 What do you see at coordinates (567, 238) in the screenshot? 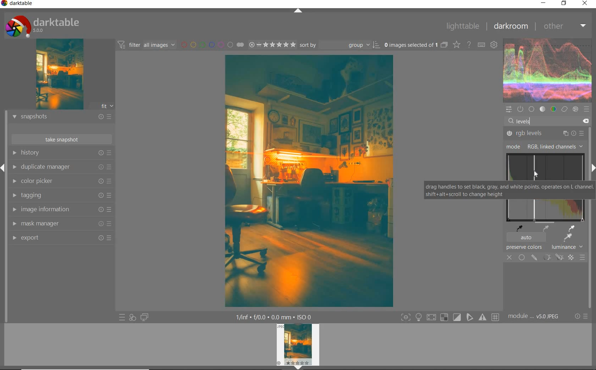
I see `apply auto levels based on region` at bounding box center [567, 238].